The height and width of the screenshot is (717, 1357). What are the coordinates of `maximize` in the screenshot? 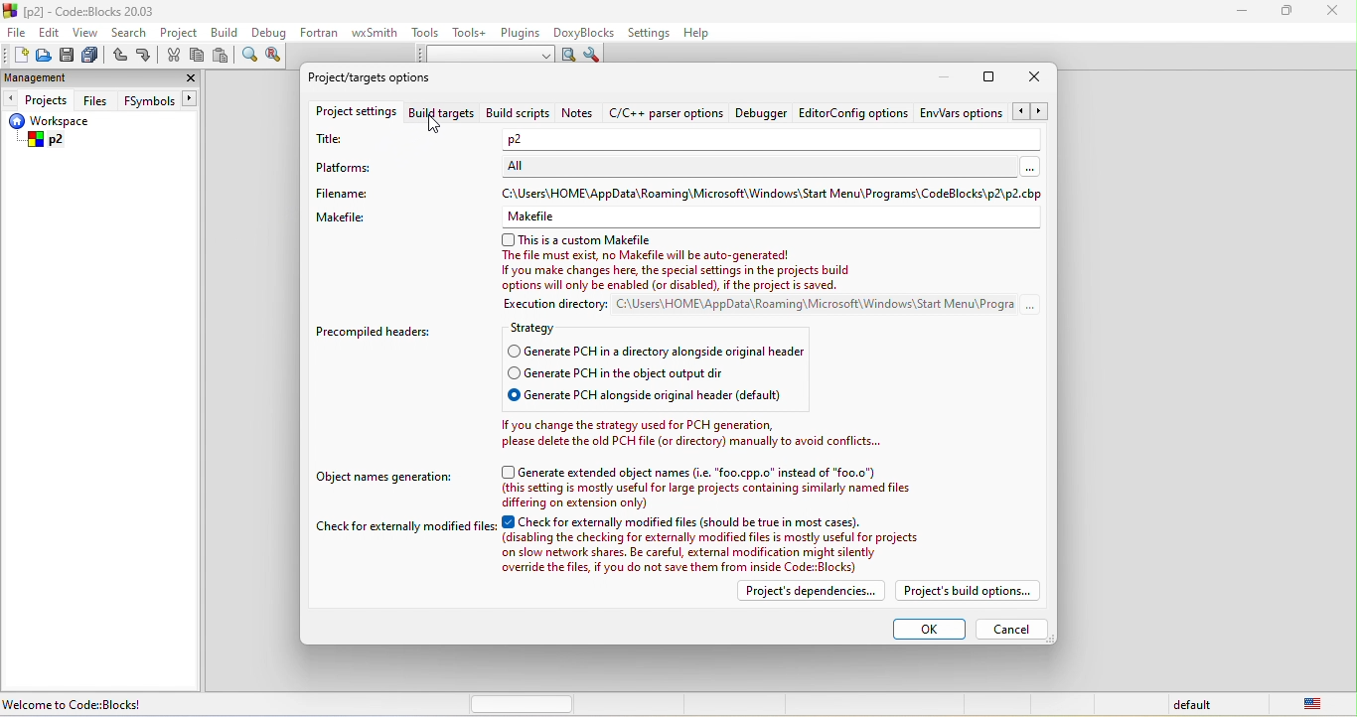 It's located at (1287, 15).